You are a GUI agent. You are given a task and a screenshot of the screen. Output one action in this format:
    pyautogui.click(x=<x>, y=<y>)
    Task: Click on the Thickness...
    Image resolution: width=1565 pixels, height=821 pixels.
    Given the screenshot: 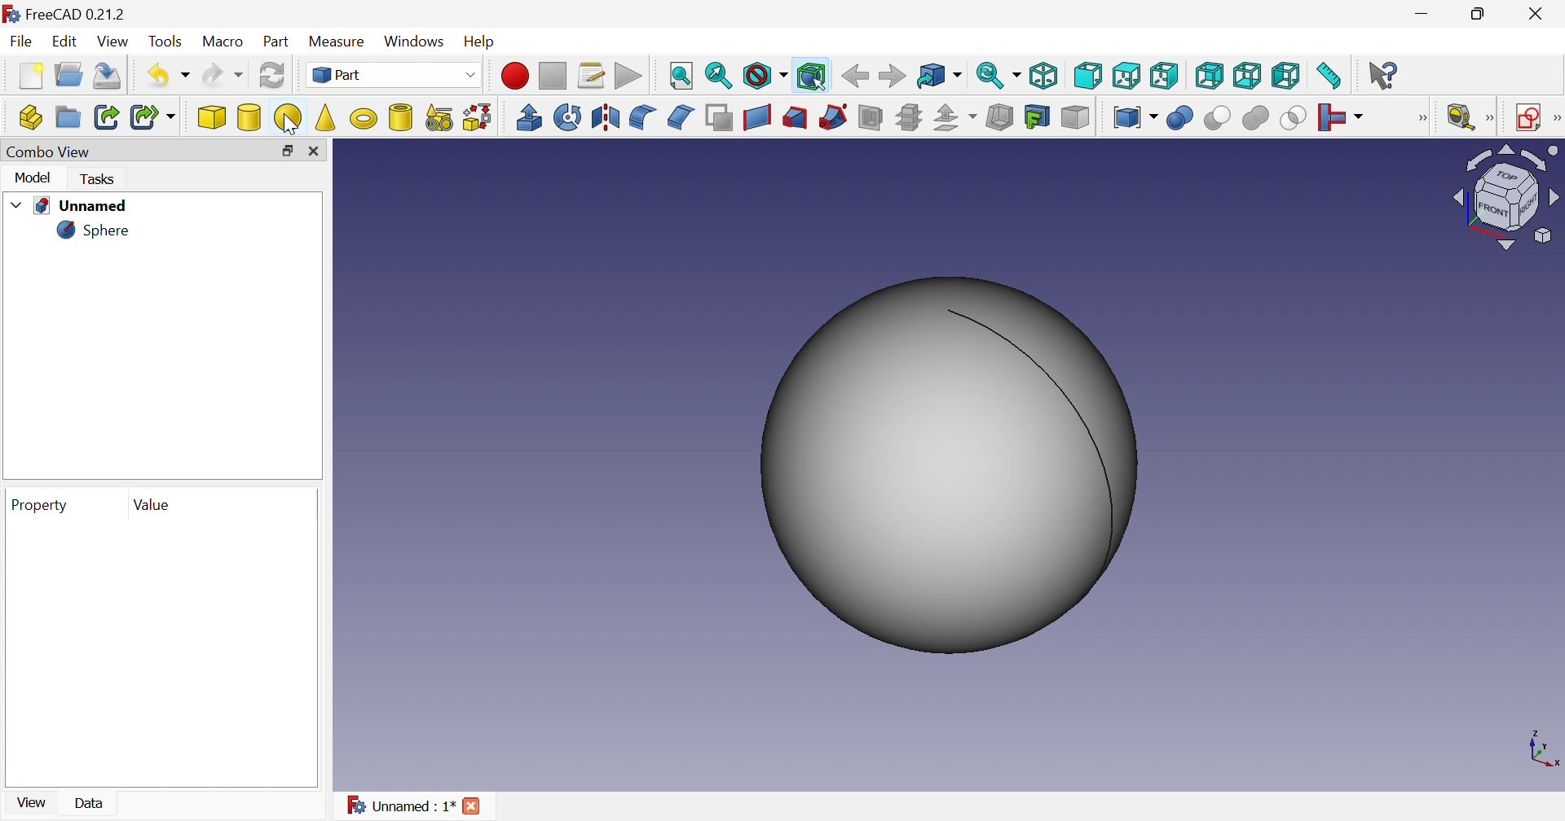 What is the action you would take?
    pyautogui.click(x=999, y=117)
    